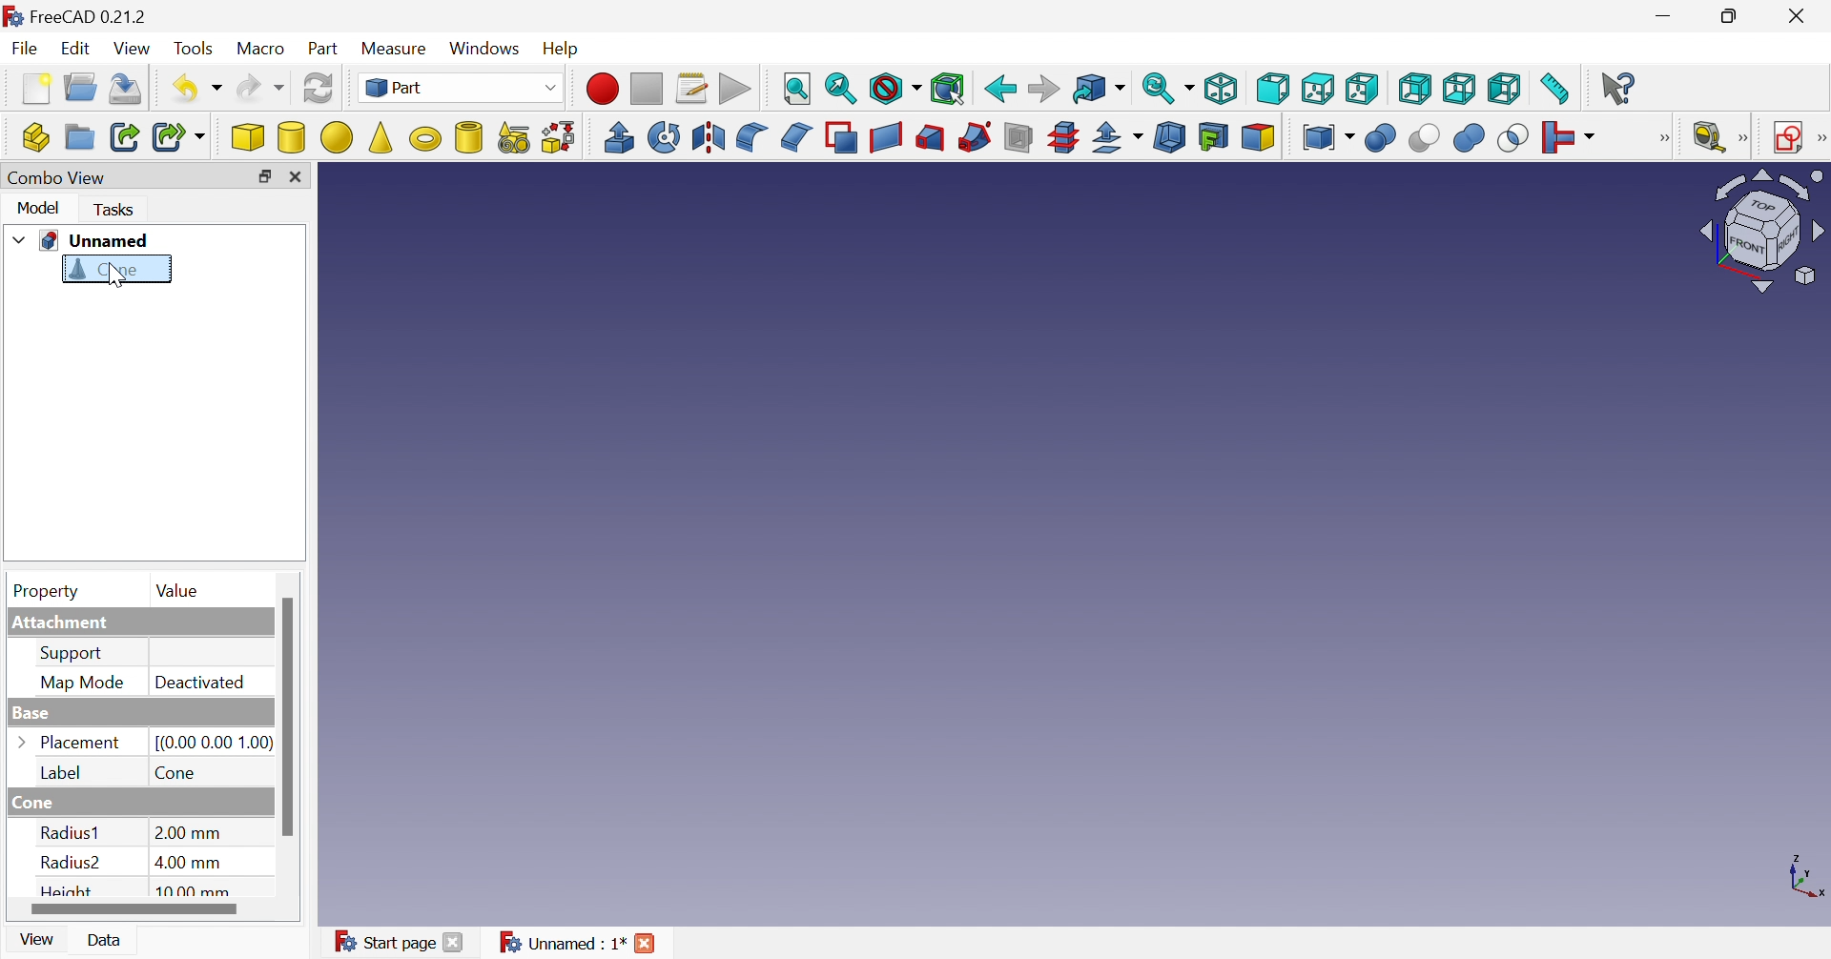 This screenshot has height=959, width=1831. Describe the element at coordinates (196, 90) in the screenshot. I see `Undo` at that location.